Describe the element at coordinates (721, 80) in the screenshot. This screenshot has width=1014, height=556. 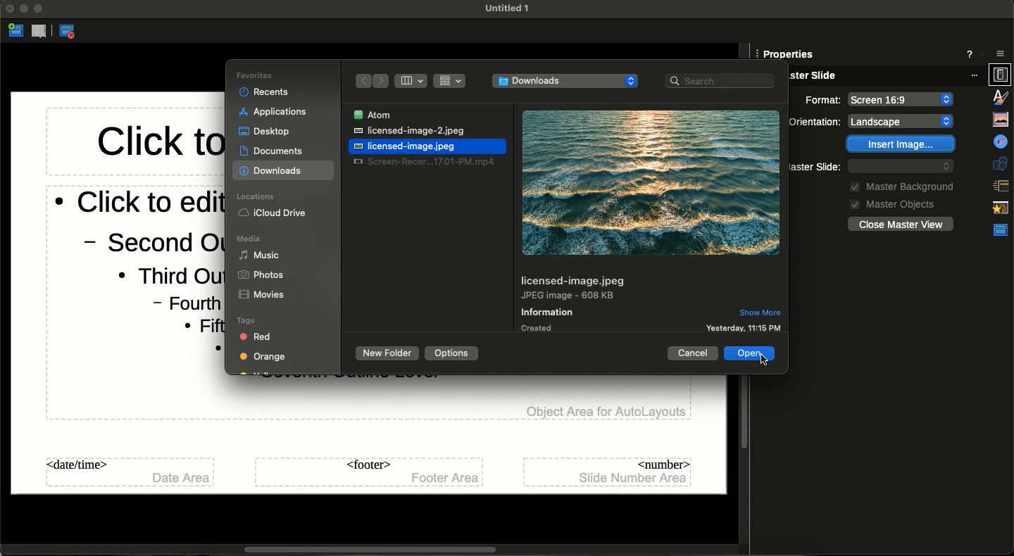
I see `Search` at that location.